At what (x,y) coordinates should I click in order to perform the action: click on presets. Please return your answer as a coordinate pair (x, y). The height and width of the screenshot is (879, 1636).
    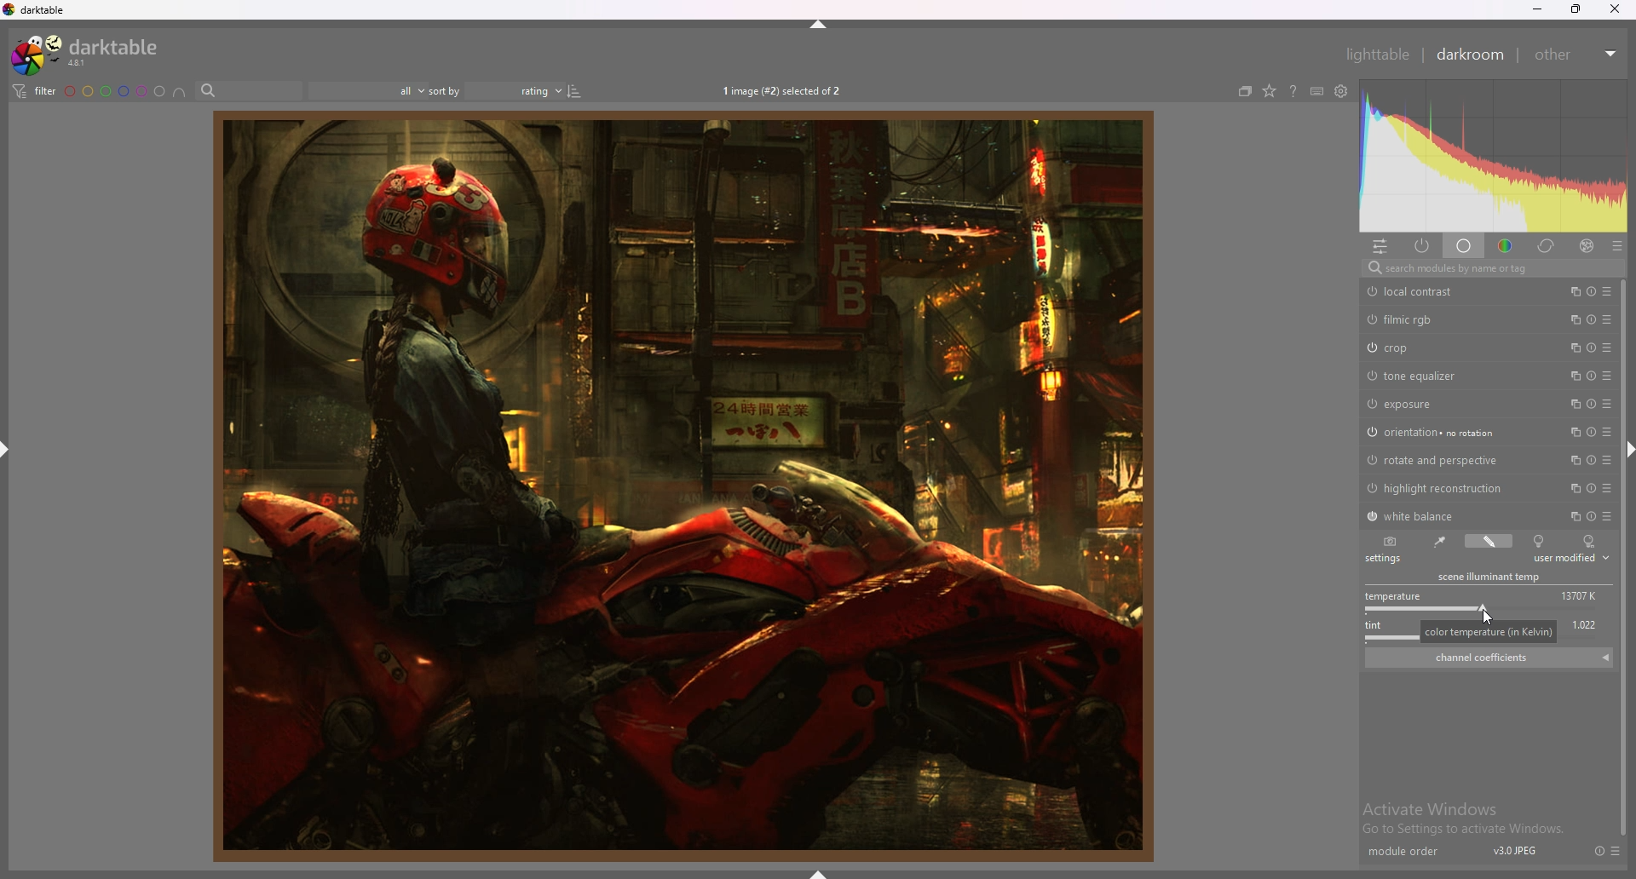
    Looking at the image, I should click on (1607, 432).